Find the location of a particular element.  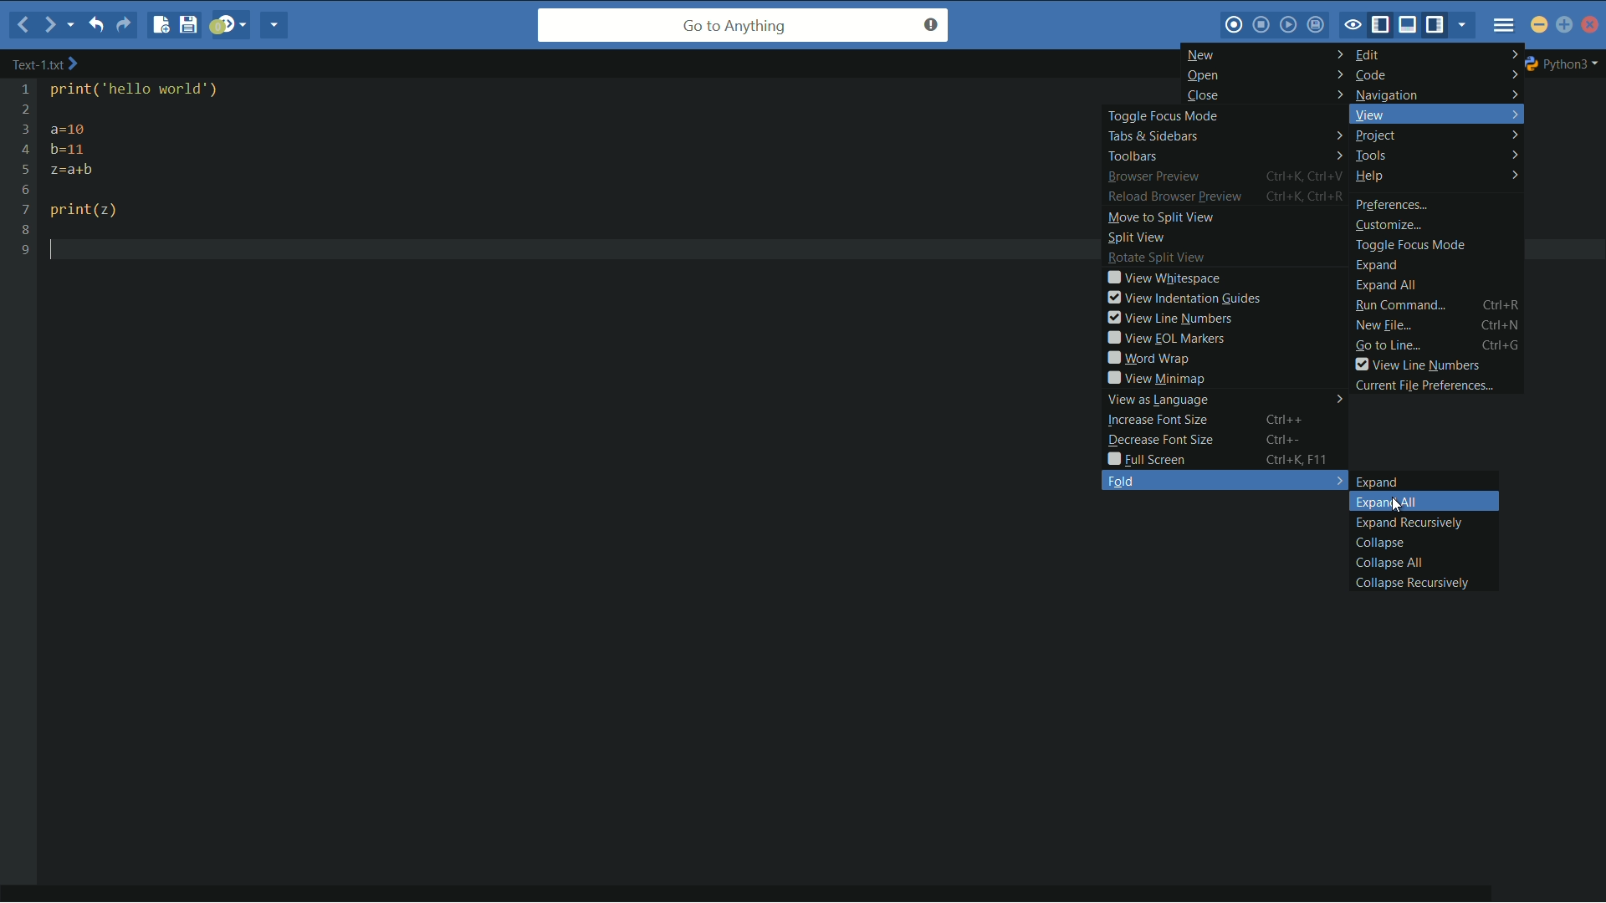

play last macro is located at coordinates (1291, 27).